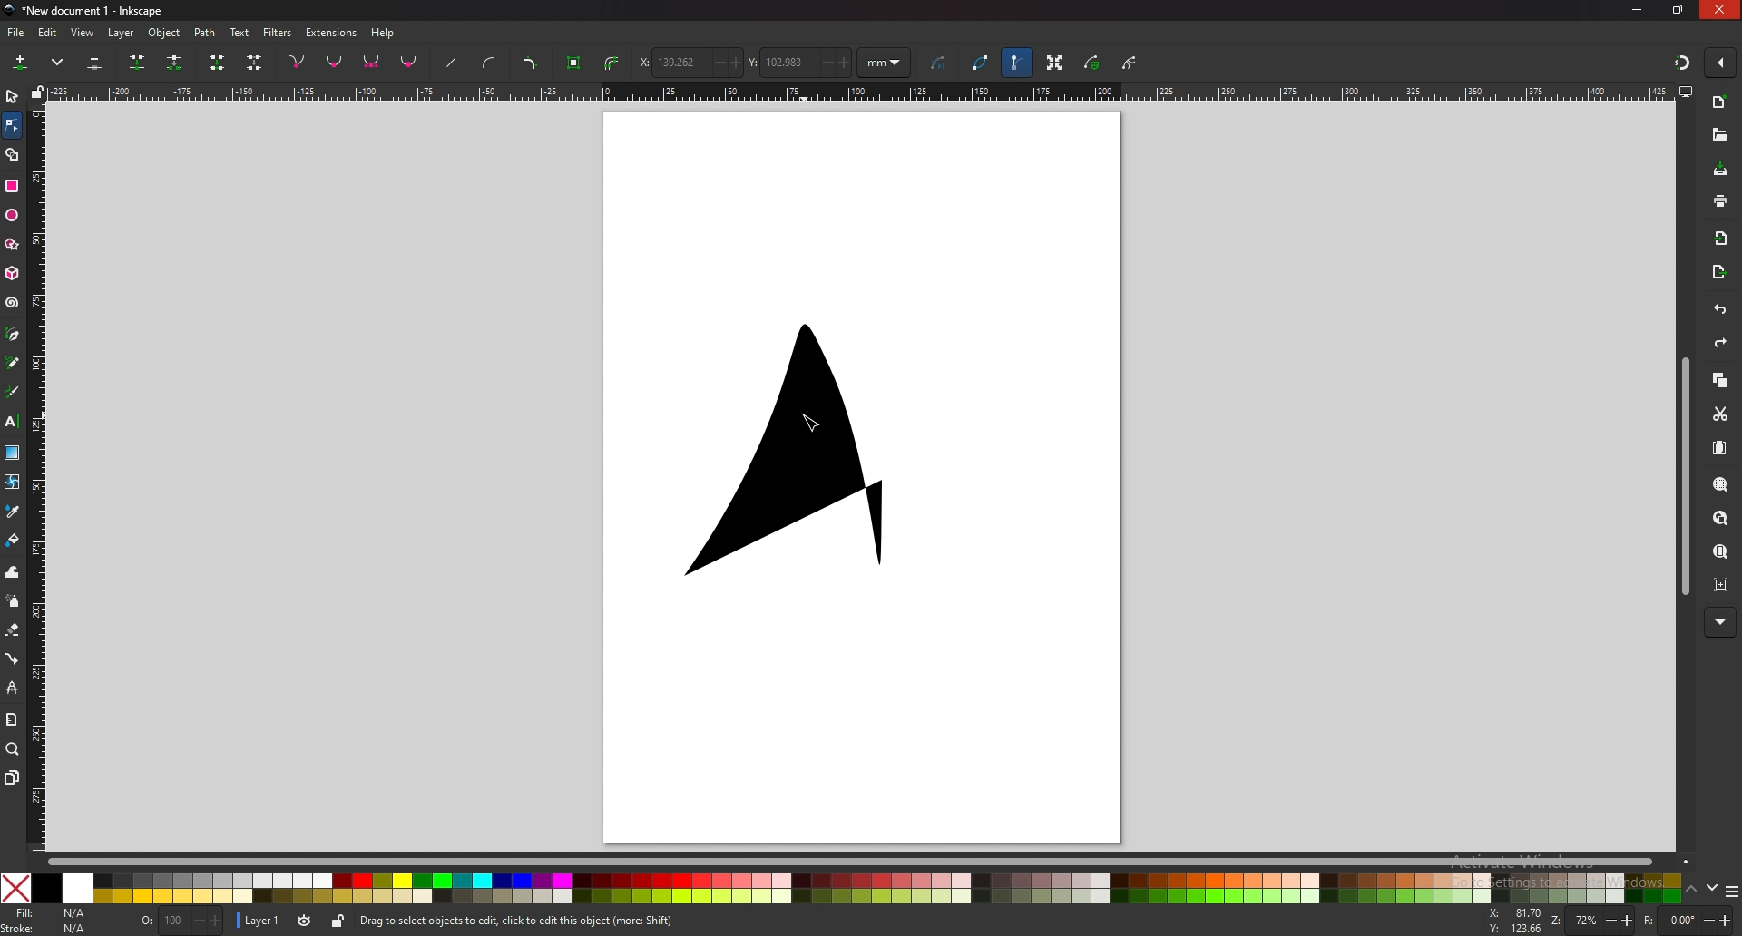  What do you see at coordinates (1722, 171) in the screenshot?
I see `save` at bounding box center [1722, 171].